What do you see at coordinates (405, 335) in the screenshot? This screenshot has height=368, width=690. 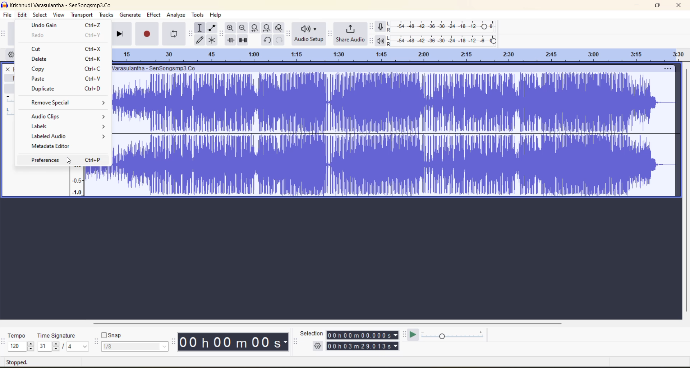 I see `play at speed toolbar` at bounding box center [405, 335].